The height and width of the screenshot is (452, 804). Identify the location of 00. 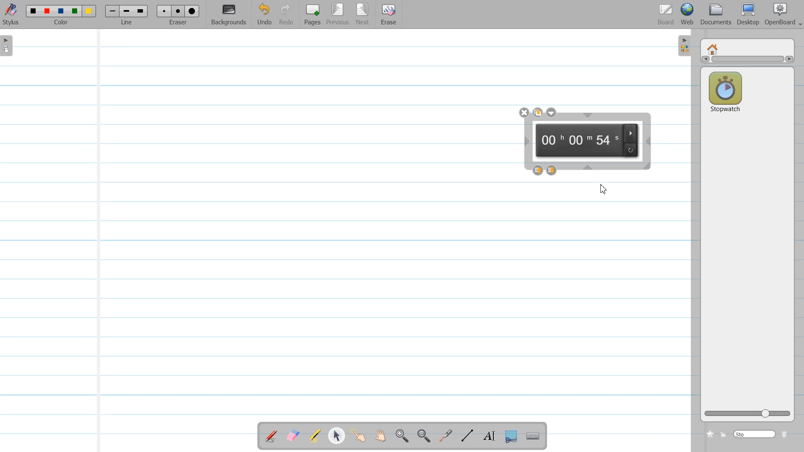
(551, 140).